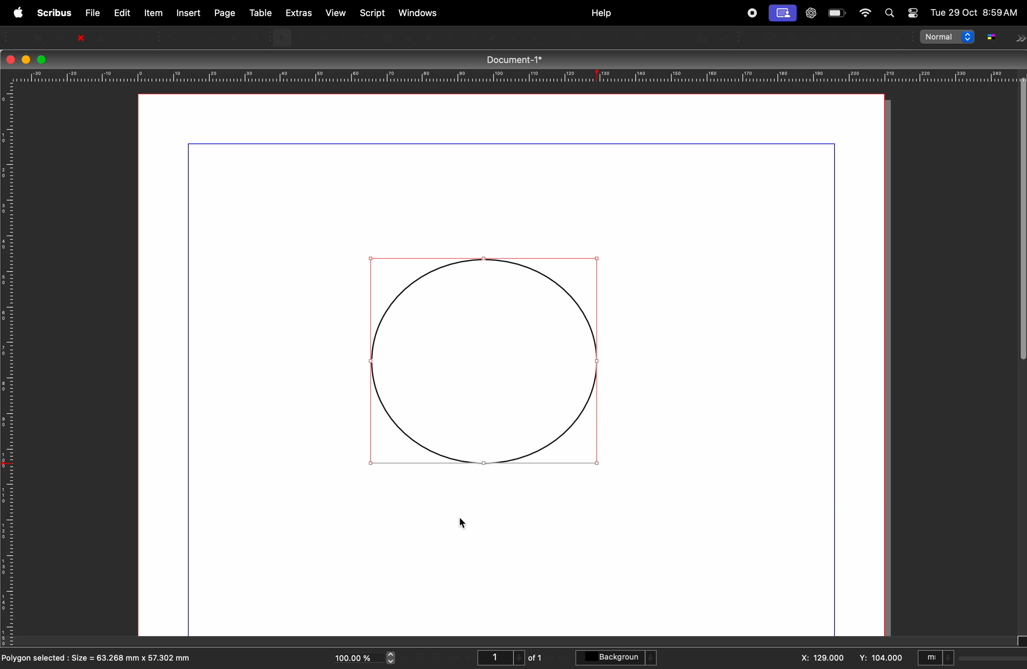  I want to click on shape, so click(387, 38).